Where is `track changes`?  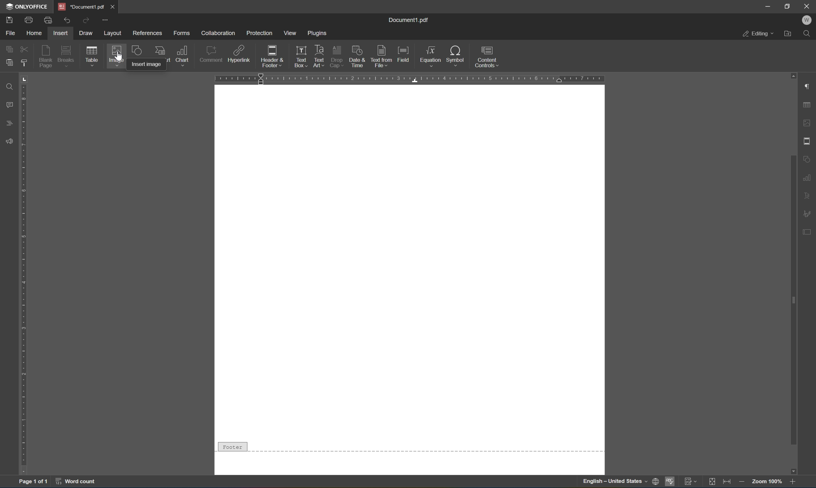 track changes is located at coordinates (690, 482).